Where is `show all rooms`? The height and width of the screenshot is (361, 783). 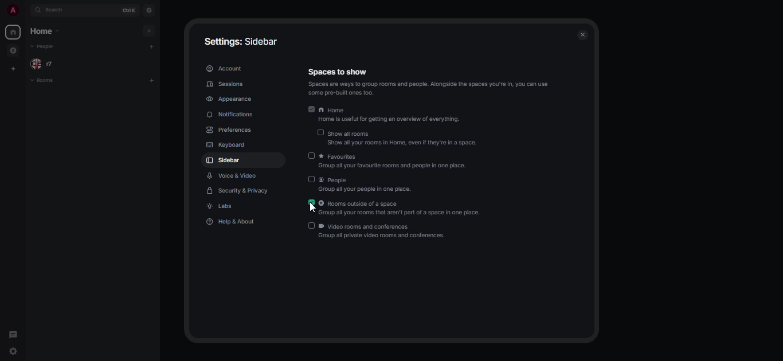 show all rooms is located at coordinates (404, 134).